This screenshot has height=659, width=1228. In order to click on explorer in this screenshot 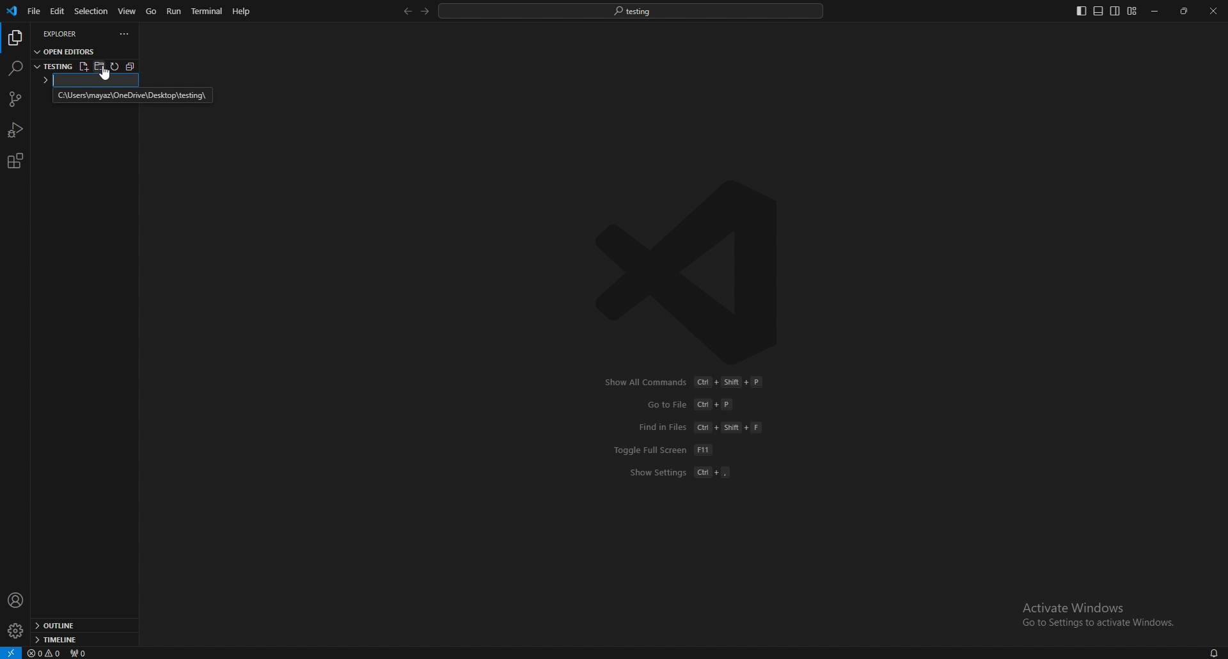, I will do `click(68, 33)`.